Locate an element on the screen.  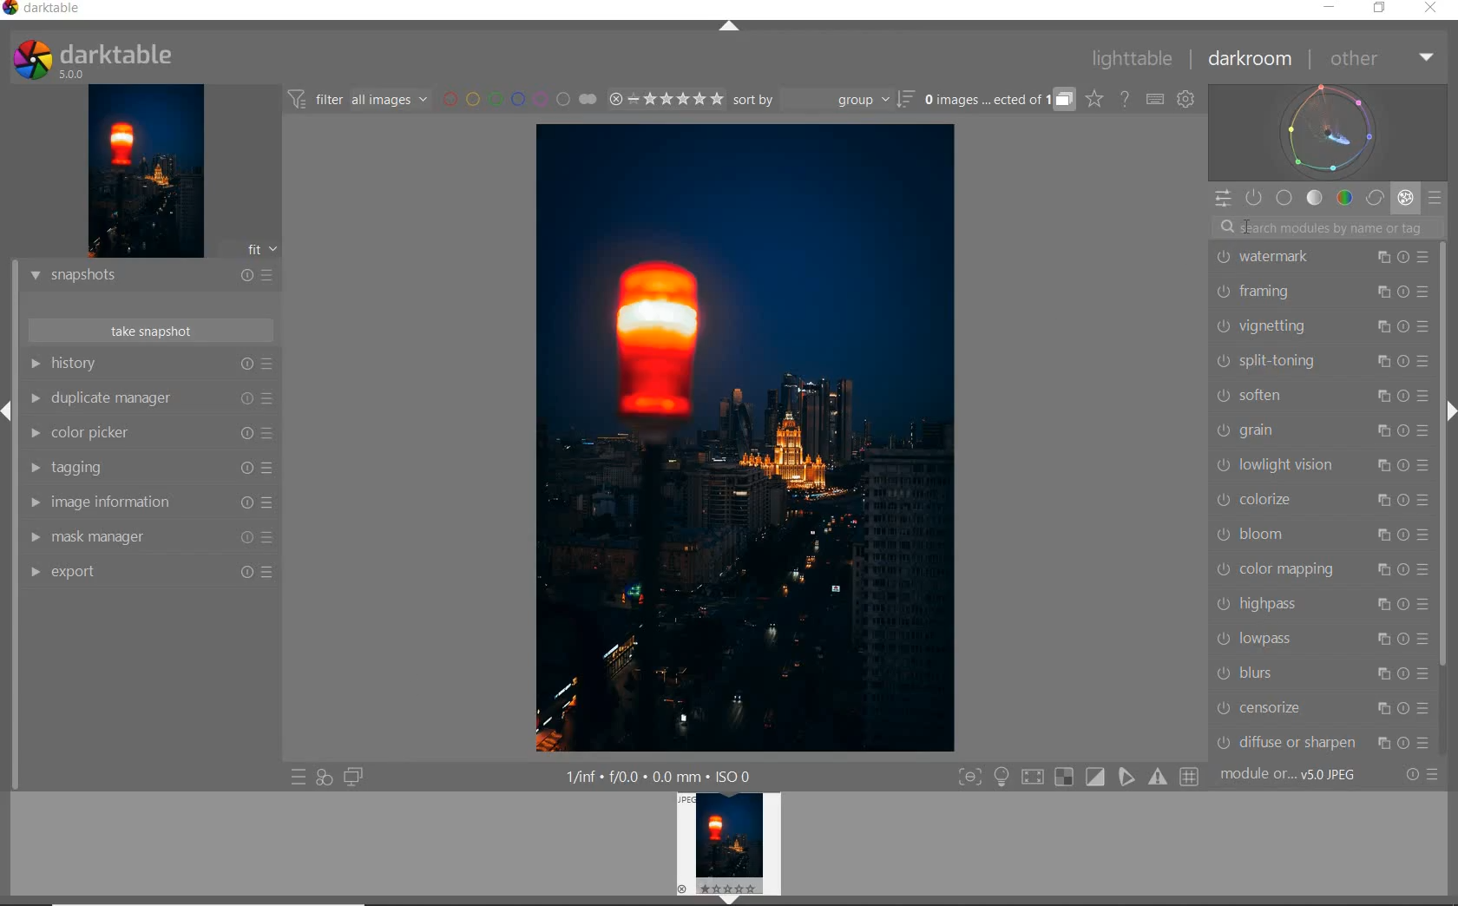
SEARCH MODULE BY NAME is located at coordinates (1329, 226).